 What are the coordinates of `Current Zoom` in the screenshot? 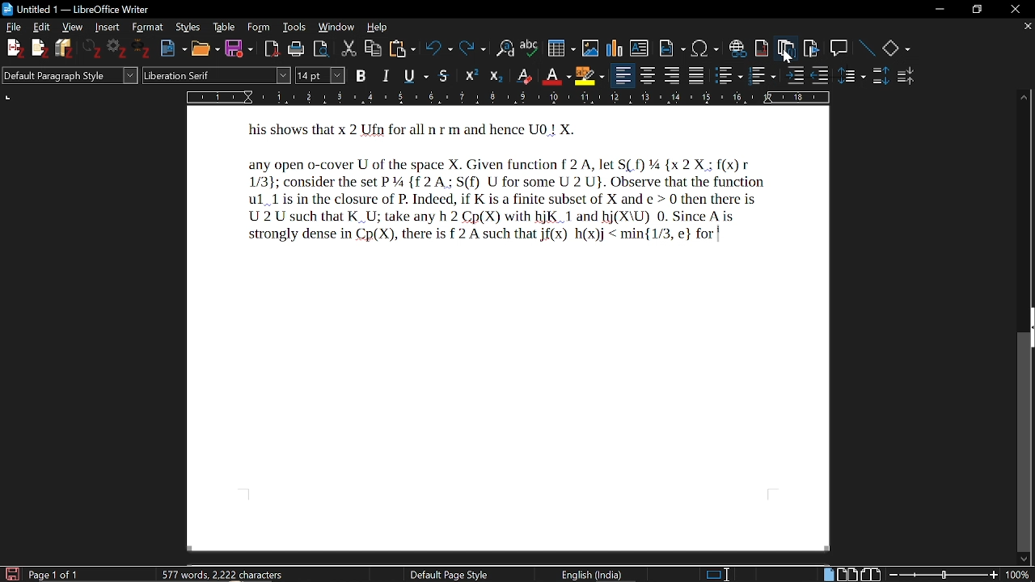 It's located at (1017, 575).